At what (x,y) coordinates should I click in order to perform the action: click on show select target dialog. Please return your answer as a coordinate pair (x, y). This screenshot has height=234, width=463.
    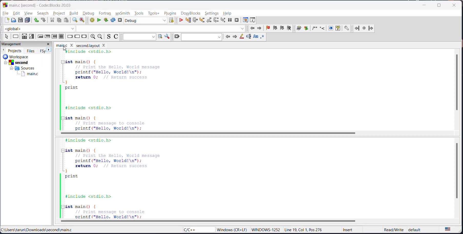
    Looking at the image, I should click on (170, 20).